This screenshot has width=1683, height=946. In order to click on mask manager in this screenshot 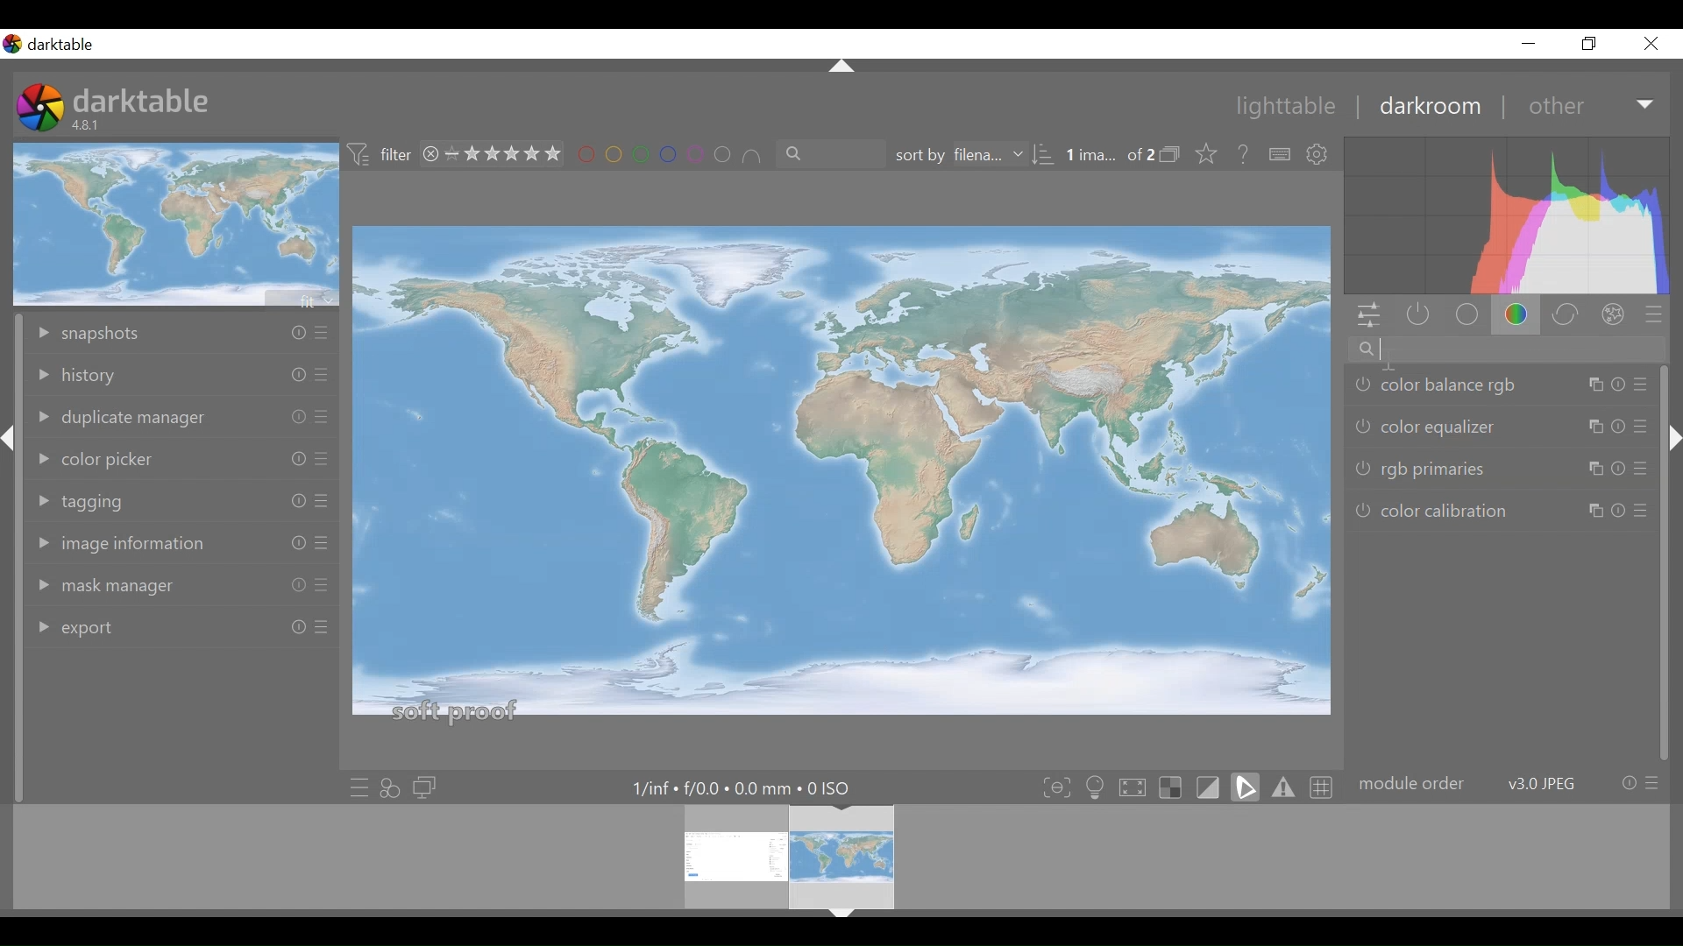, I will do `click(127, 587)`.